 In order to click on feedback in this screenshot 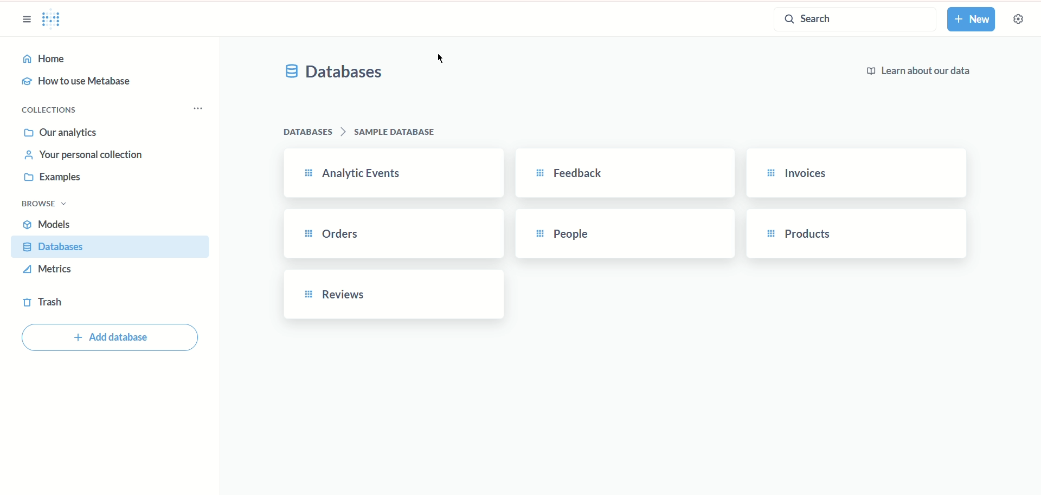, I will do `click(622, 174)`.